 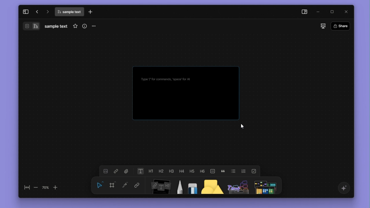 I want to click on fit to screen, so click(x=25, y=188).